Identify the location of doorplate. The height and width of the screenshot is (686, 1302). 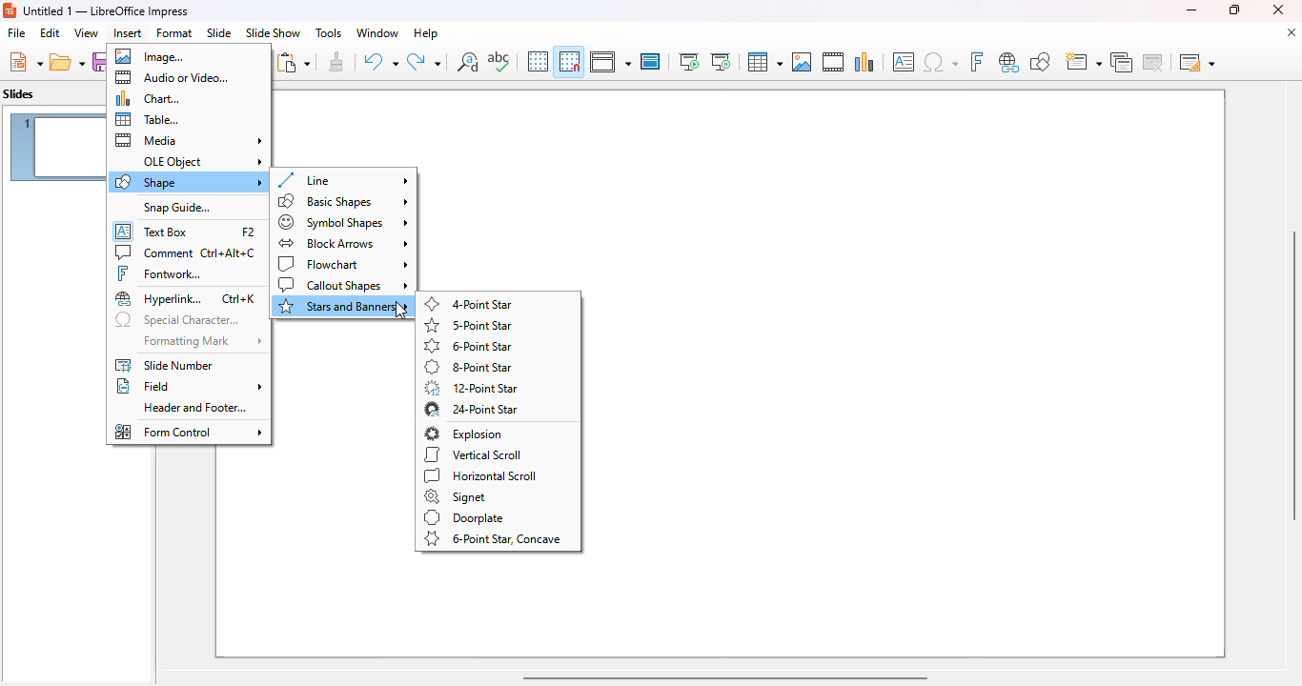
(464, 517).